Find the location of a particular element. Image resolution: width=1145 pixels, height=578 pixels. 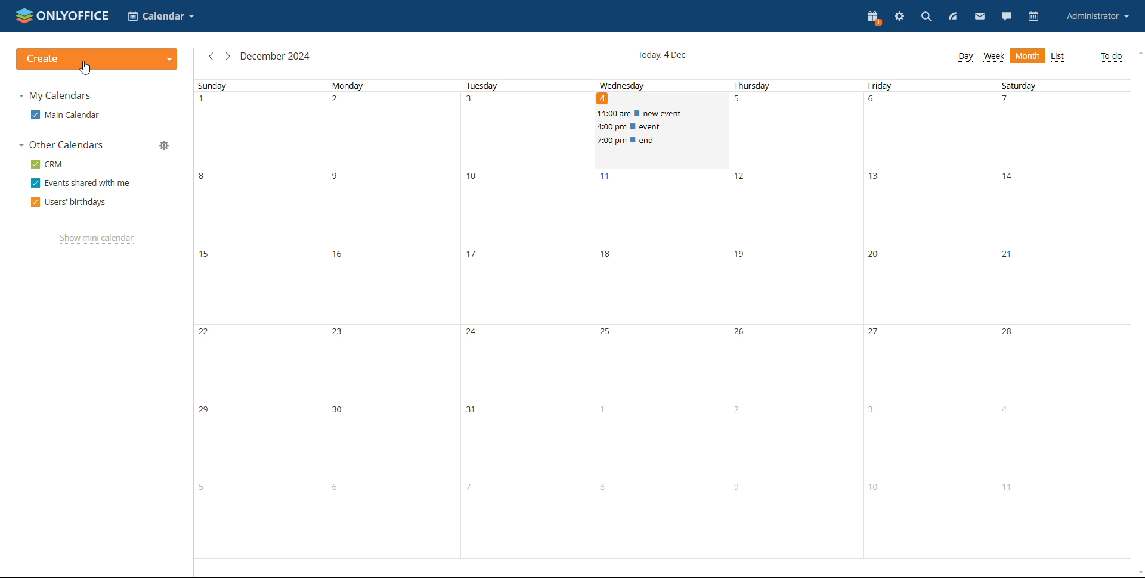

crm is located at coordinates (47, 164).